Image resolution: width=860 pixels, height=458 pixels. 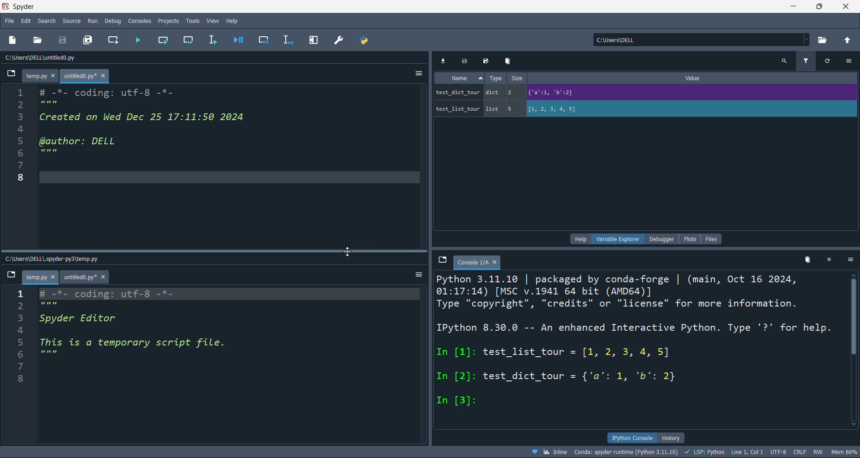 I want to click on consolesn, so click(x=140, y=21).